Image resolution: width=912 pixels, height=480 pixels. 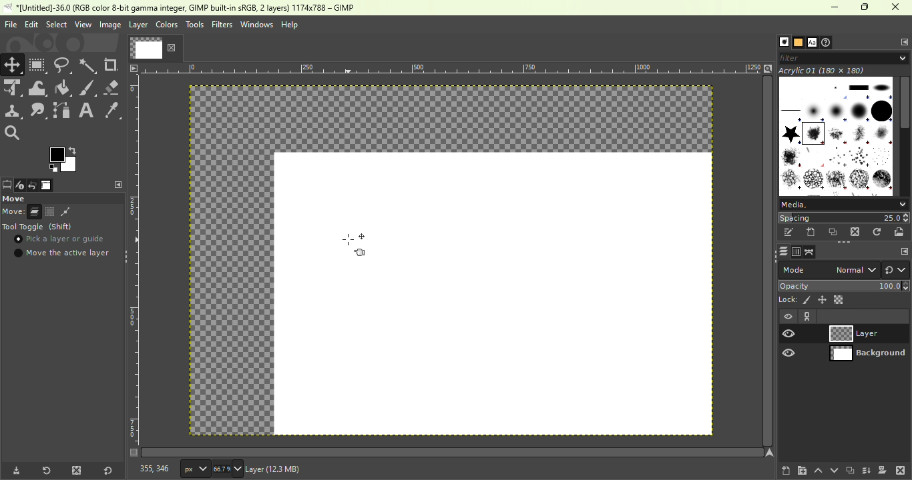 What do you see at coordinates (301, 471) in the screenshot?
I see `layer` at bounding box center [301, 471].